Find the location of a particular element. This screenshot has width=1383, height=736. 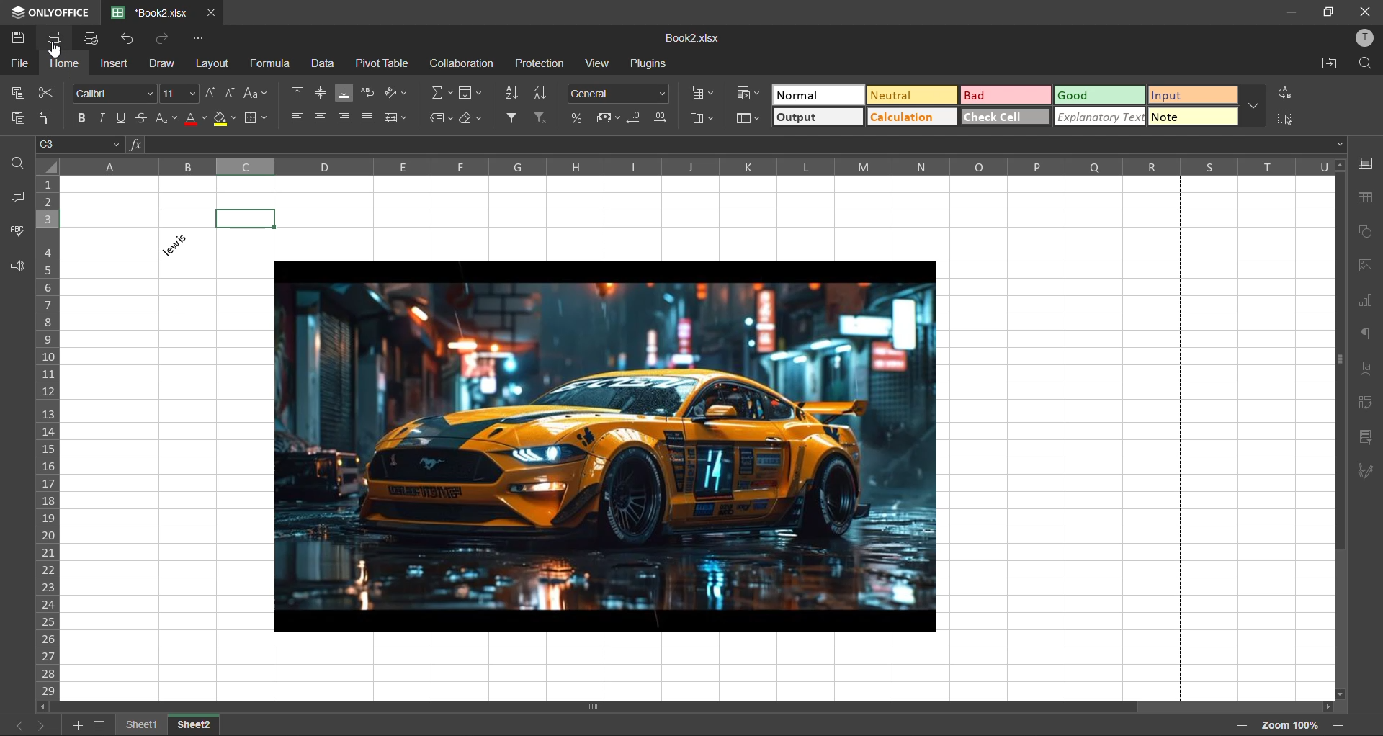

open location is located at coordinates (1328, 66).